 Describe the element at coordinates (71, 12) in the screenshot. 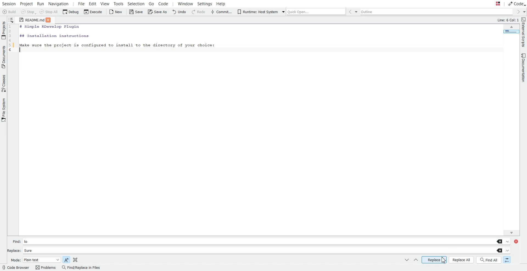

I see `Debug` at that location.